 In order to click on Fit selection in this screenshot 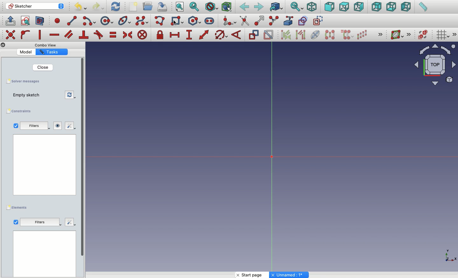, I will do `click(194, 7)`.